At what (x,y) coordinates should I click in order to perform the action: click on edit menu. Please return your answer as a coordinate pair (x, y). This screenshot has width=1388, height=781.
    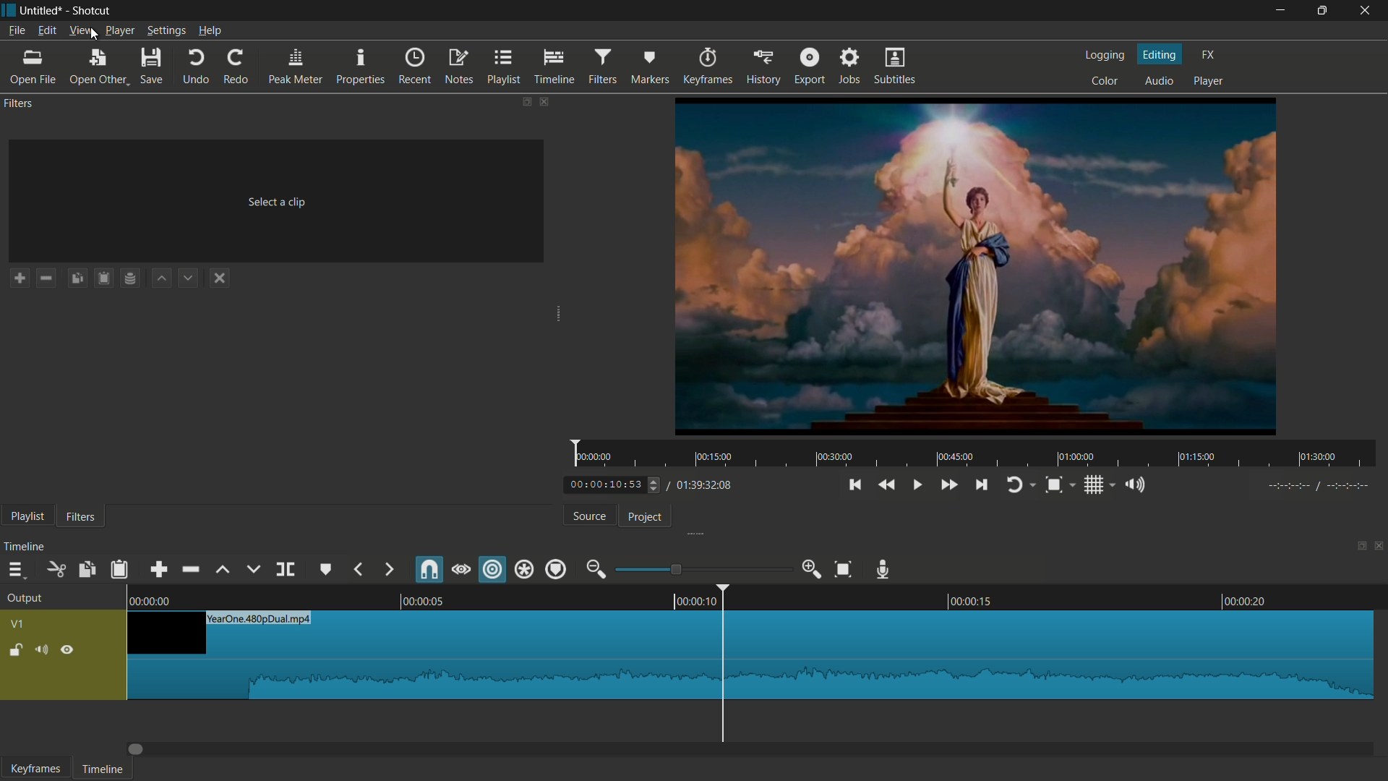
    Looking at the image, I should click on (46, 30).